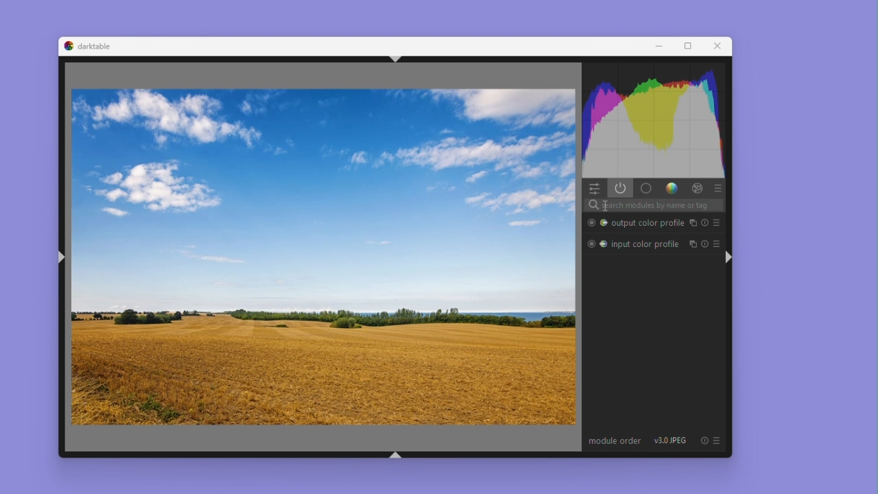 The image size is (878, 494). What do you see at coordinates (621, 189) in the screenshot?
I see `Show only active models` at bounding box center [621, 189].